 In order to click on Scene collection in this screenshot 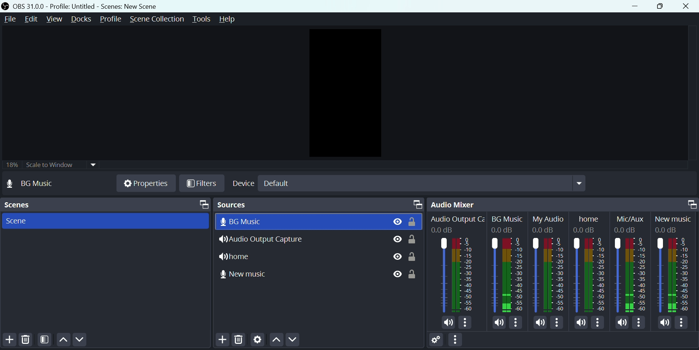, I will do `click(158, 19)`.